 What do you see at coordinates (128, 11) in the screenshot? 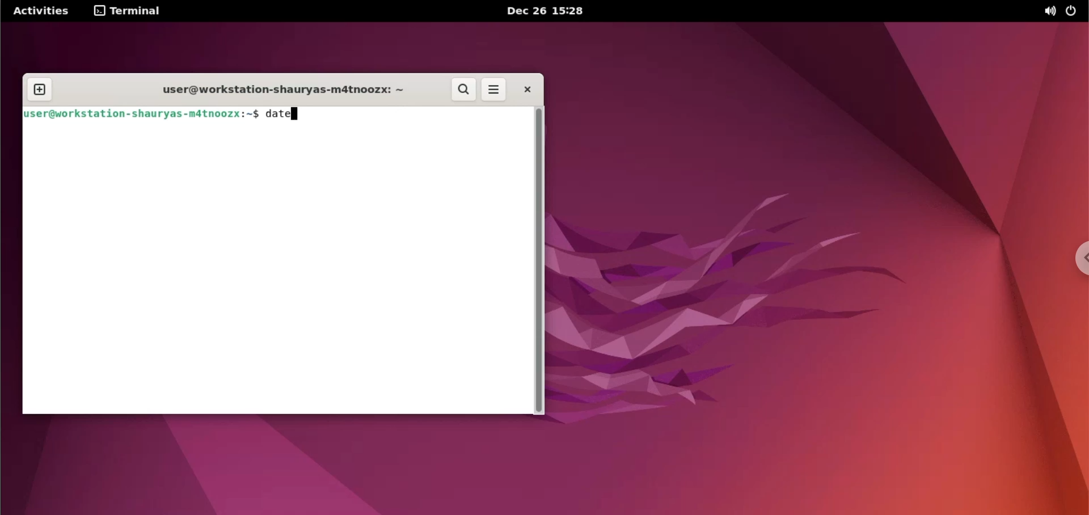
I see `terminal options` at bounding box center [128, 11].